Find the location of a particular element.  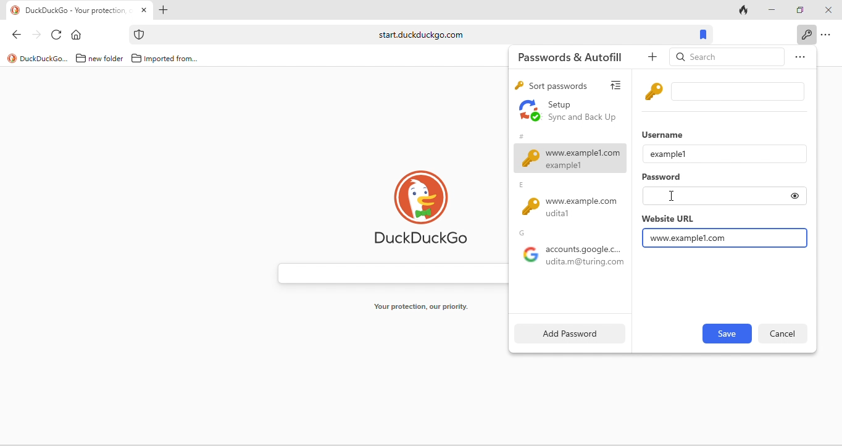

cursor is located at coordinates (671, 196).